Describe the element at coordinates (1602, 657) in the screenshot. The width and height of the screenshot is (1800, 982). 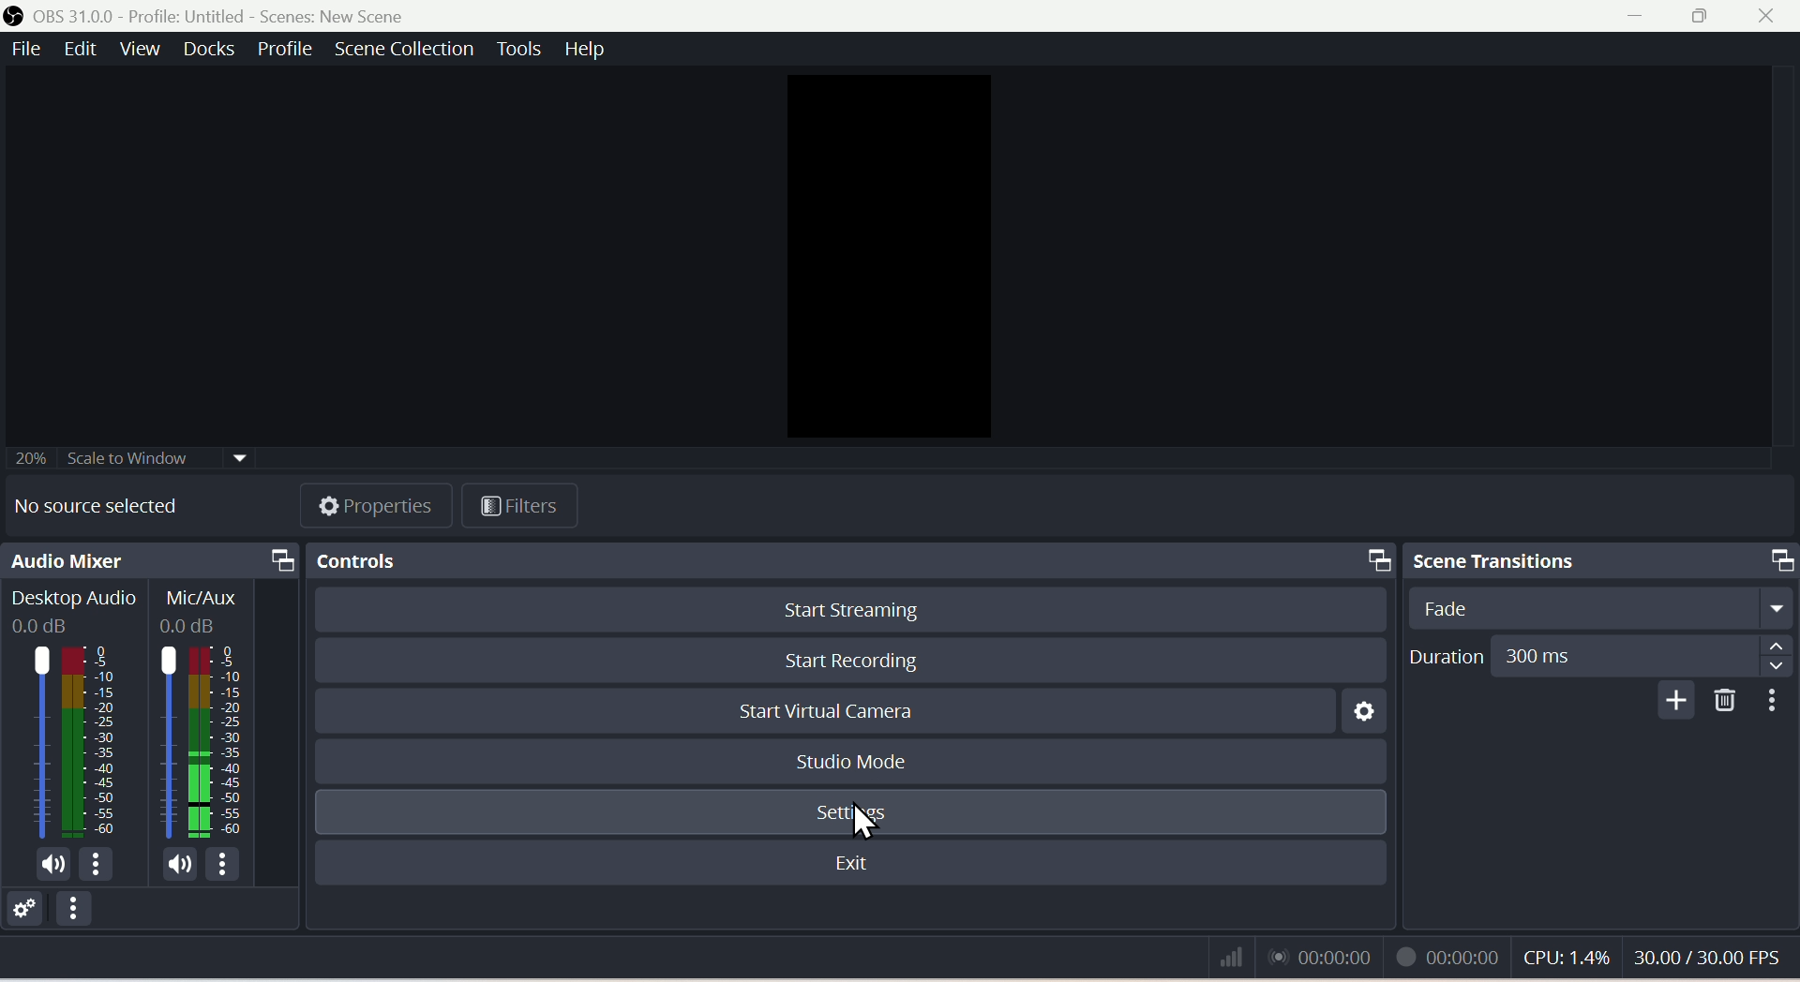
I see `Duration` at that location.